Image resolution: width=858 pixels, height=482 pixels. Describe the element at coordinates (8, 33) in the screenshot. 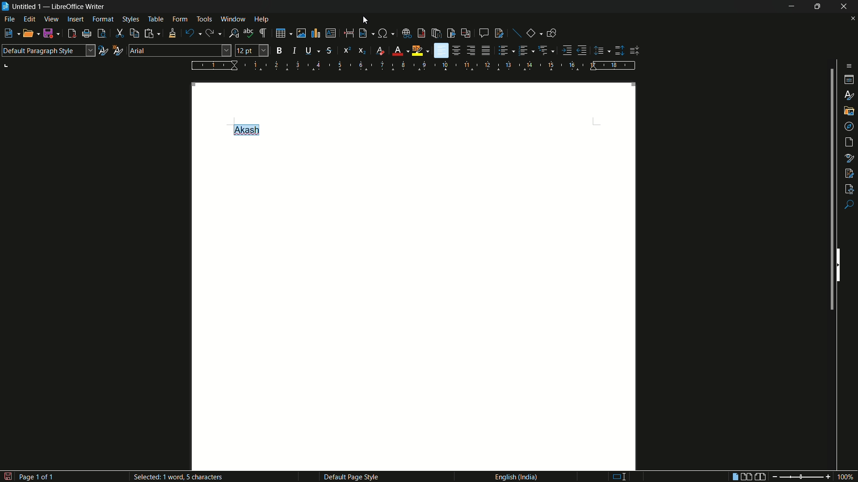

I see `new file` at that location.